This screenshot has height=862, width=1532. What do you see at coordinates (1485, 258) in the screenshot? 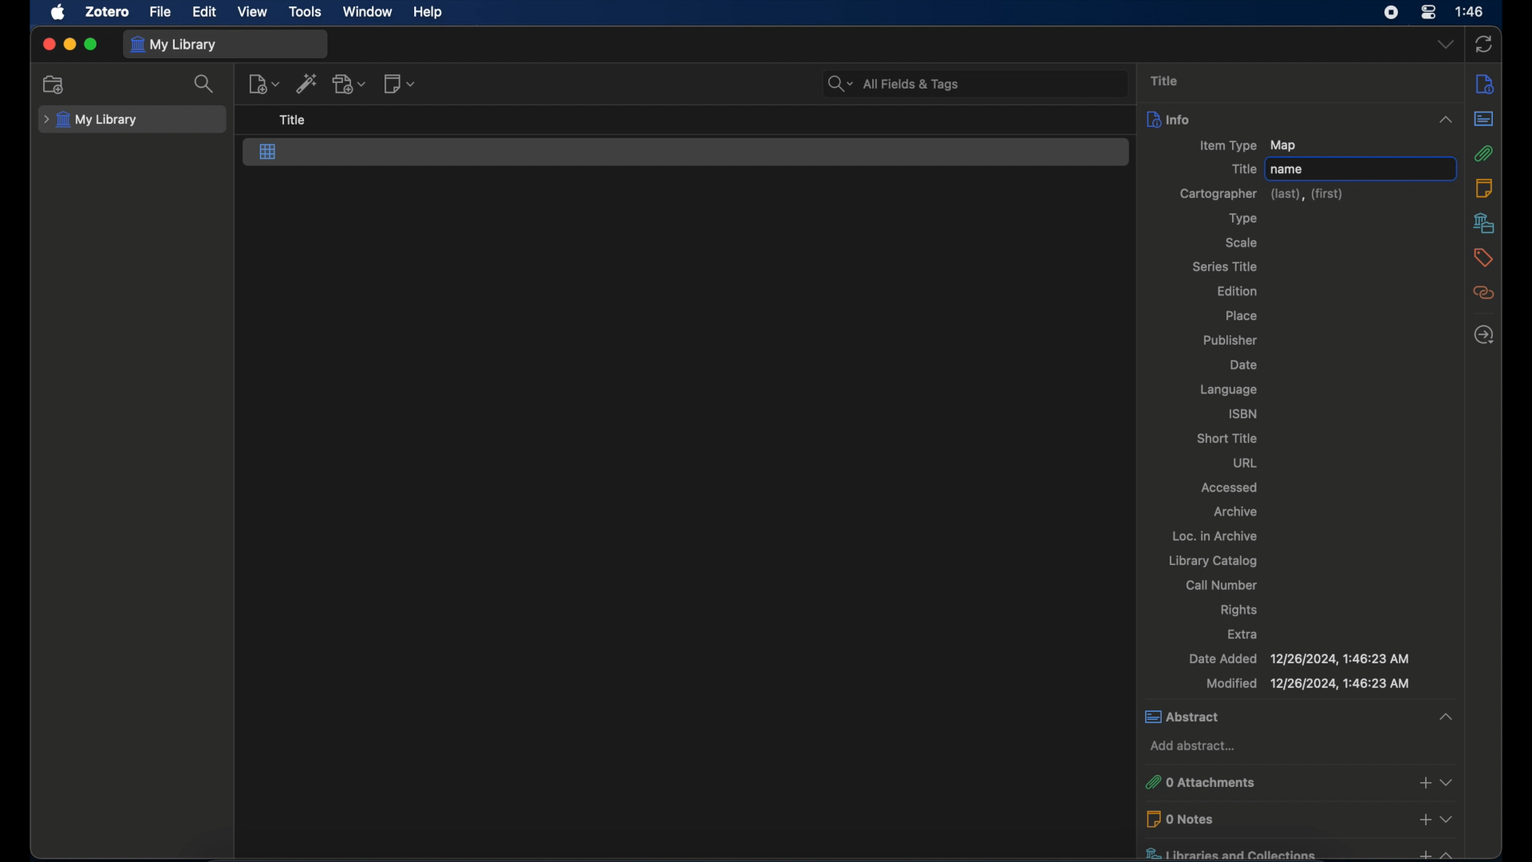
I see `tags` at bounding box center [1485, 258].